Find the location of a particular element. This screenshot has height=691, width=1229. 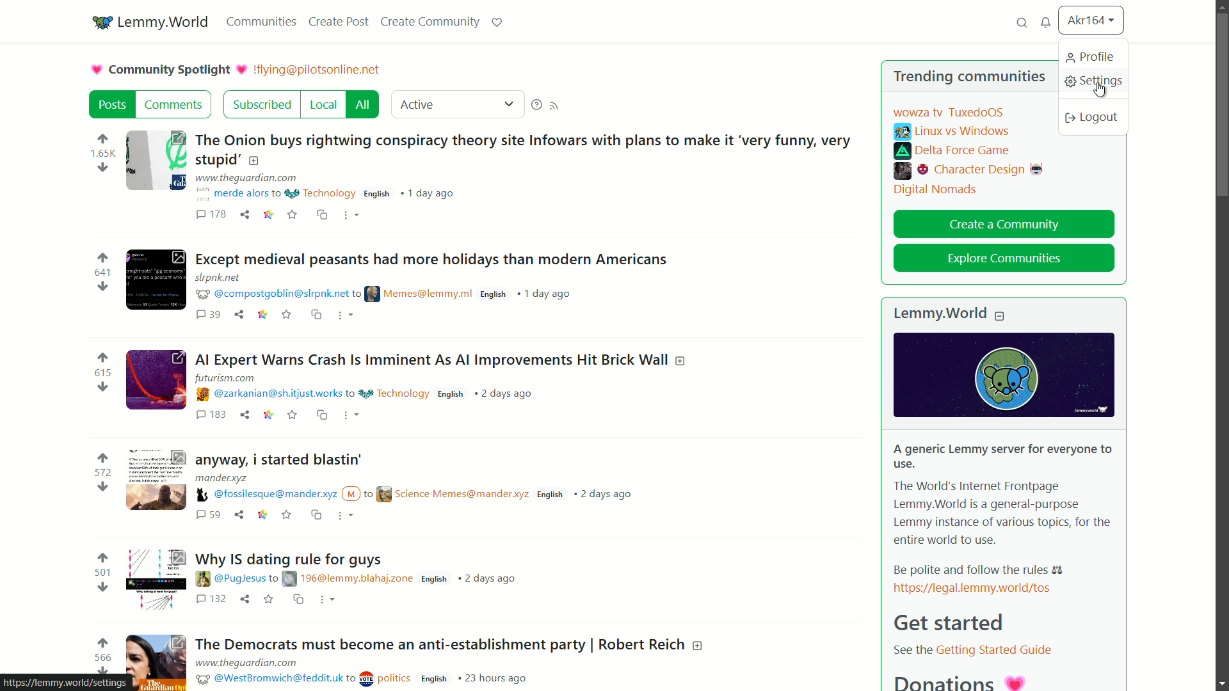

share is located at coordinates (237, 514).